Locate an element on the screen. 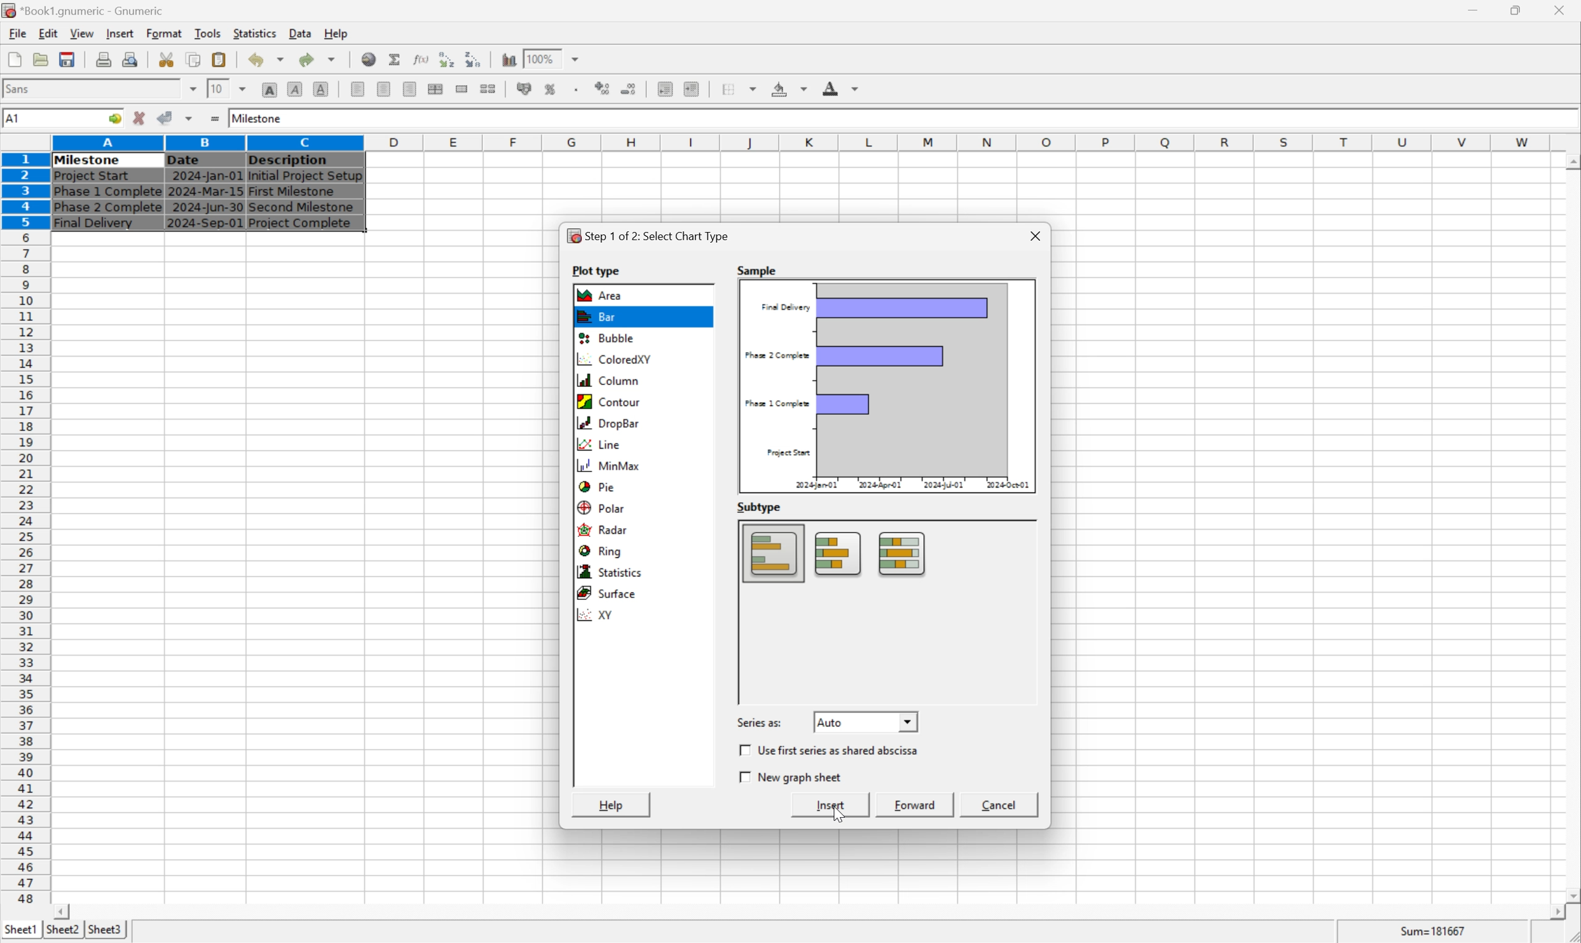  help is located at coordinates (613, 804).